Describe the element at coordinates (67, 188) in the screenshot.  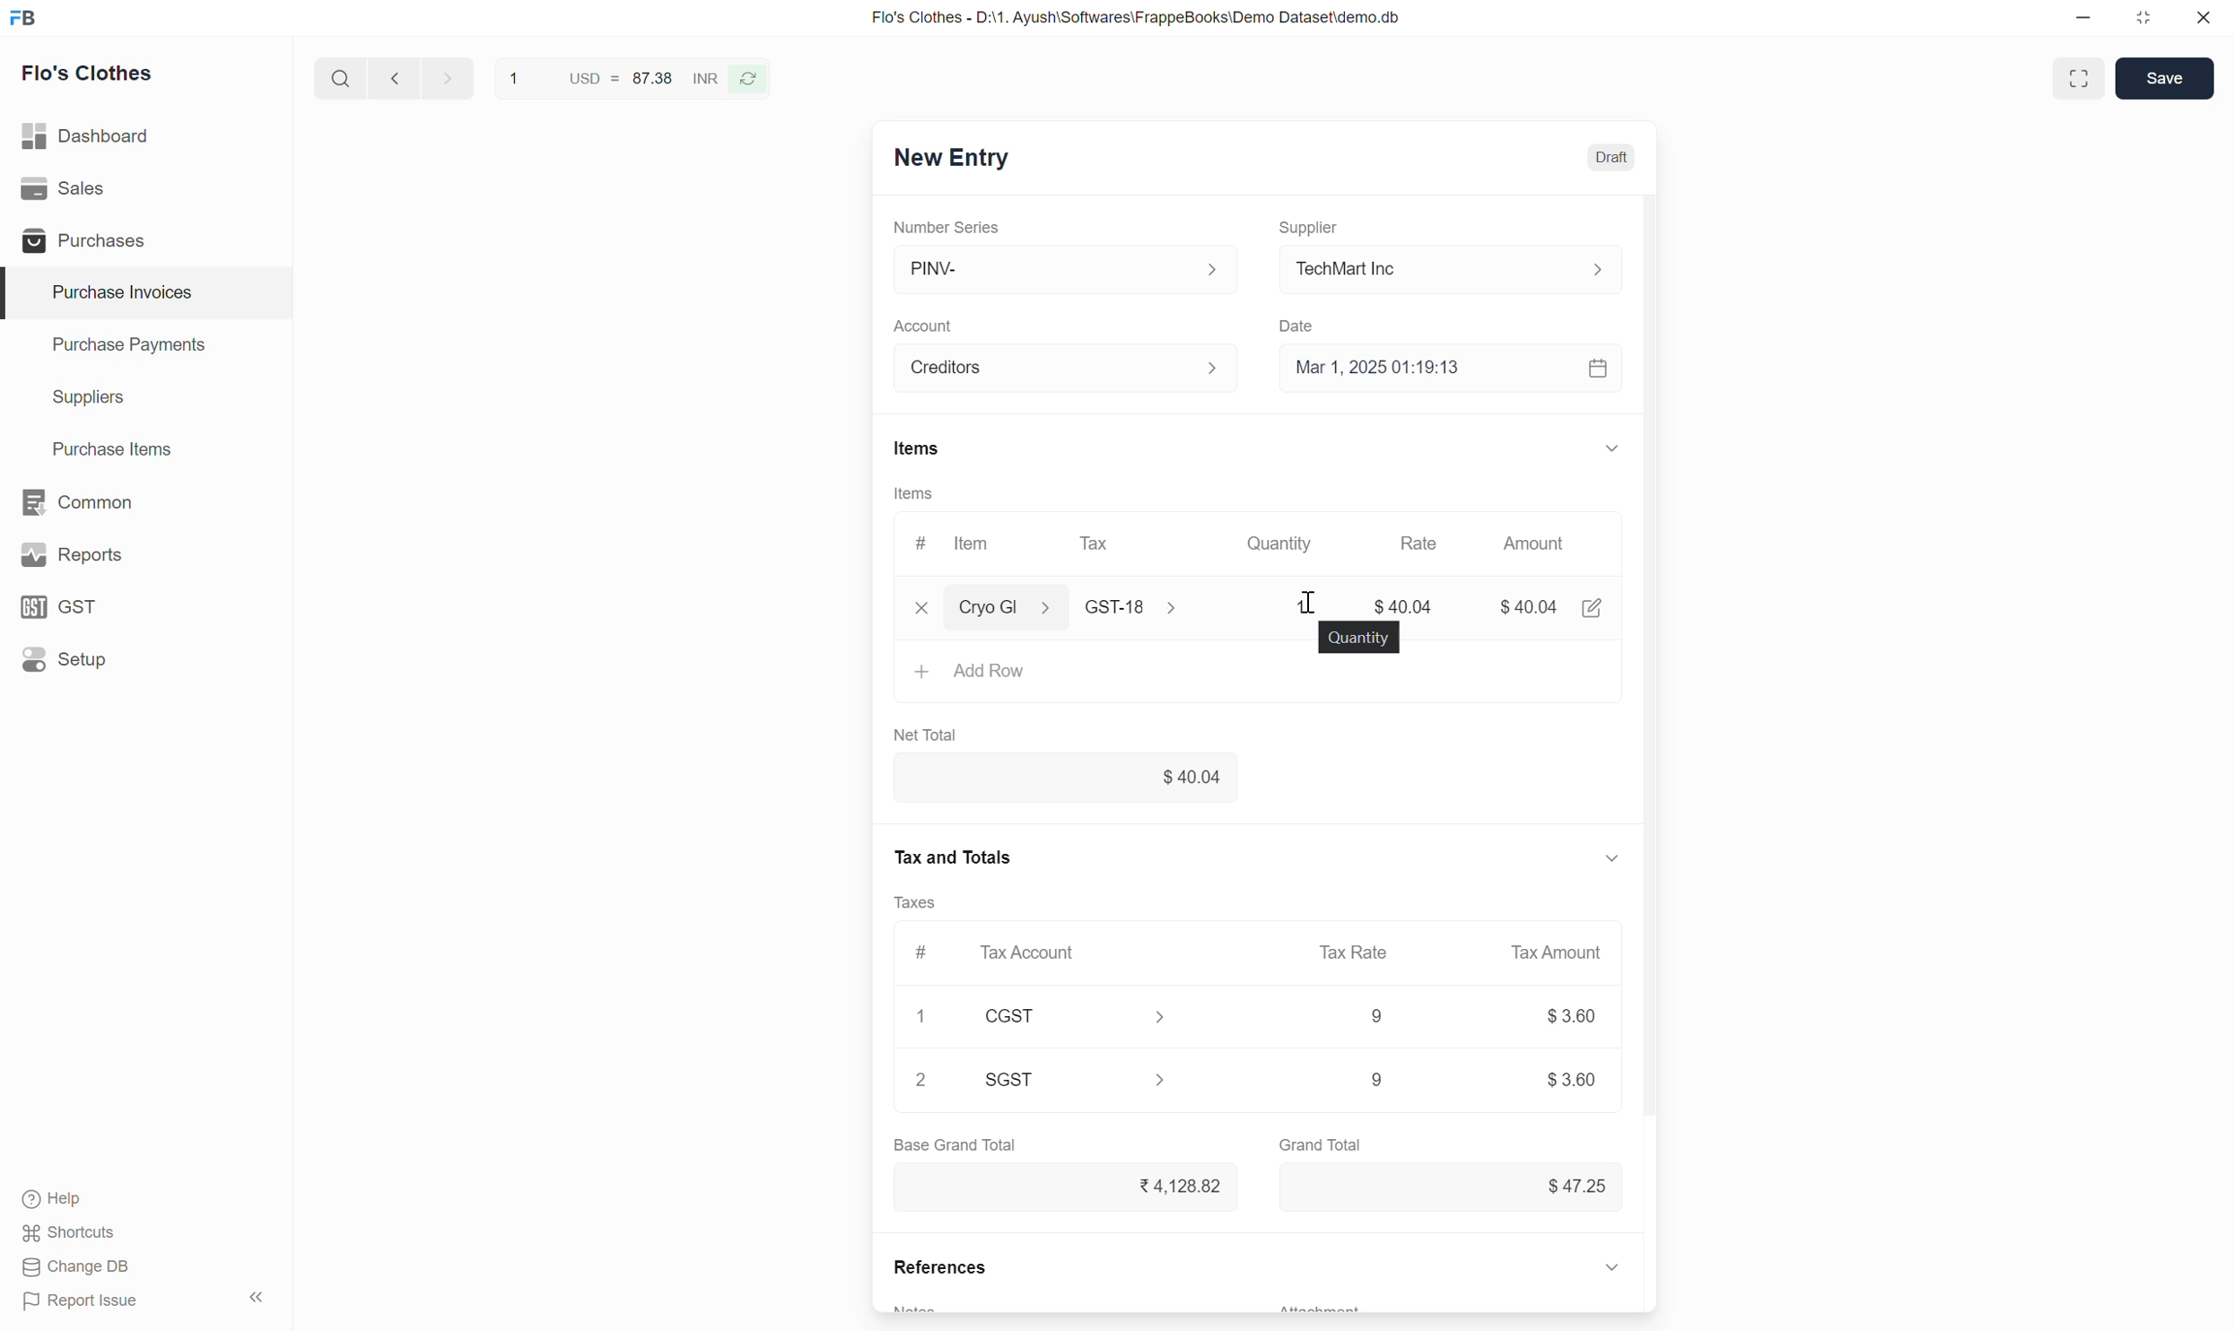
I see `Sales` at that location.